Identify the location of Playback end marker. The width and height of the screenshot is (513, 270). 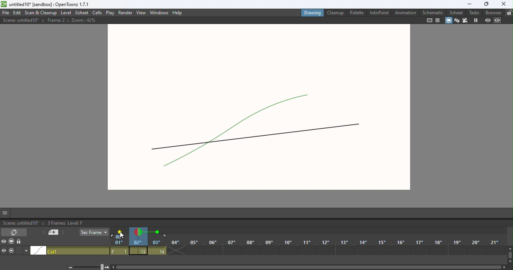
(165, 236).